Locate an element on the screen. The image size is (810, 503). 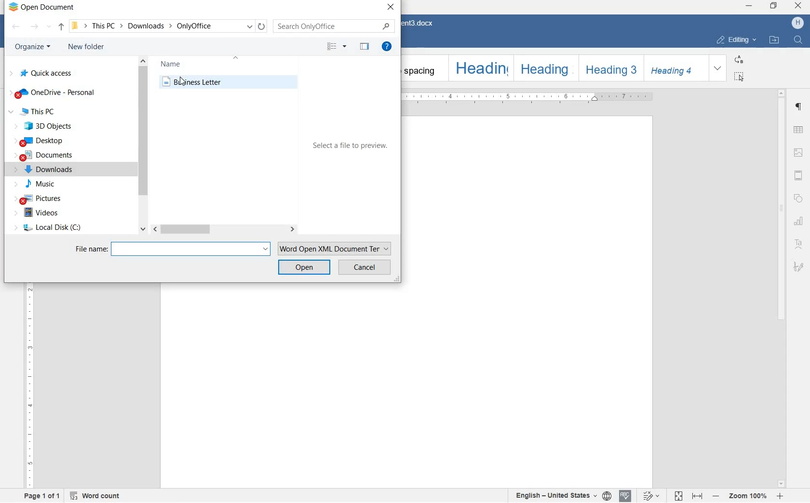
back is located at coordinates (17, 26).